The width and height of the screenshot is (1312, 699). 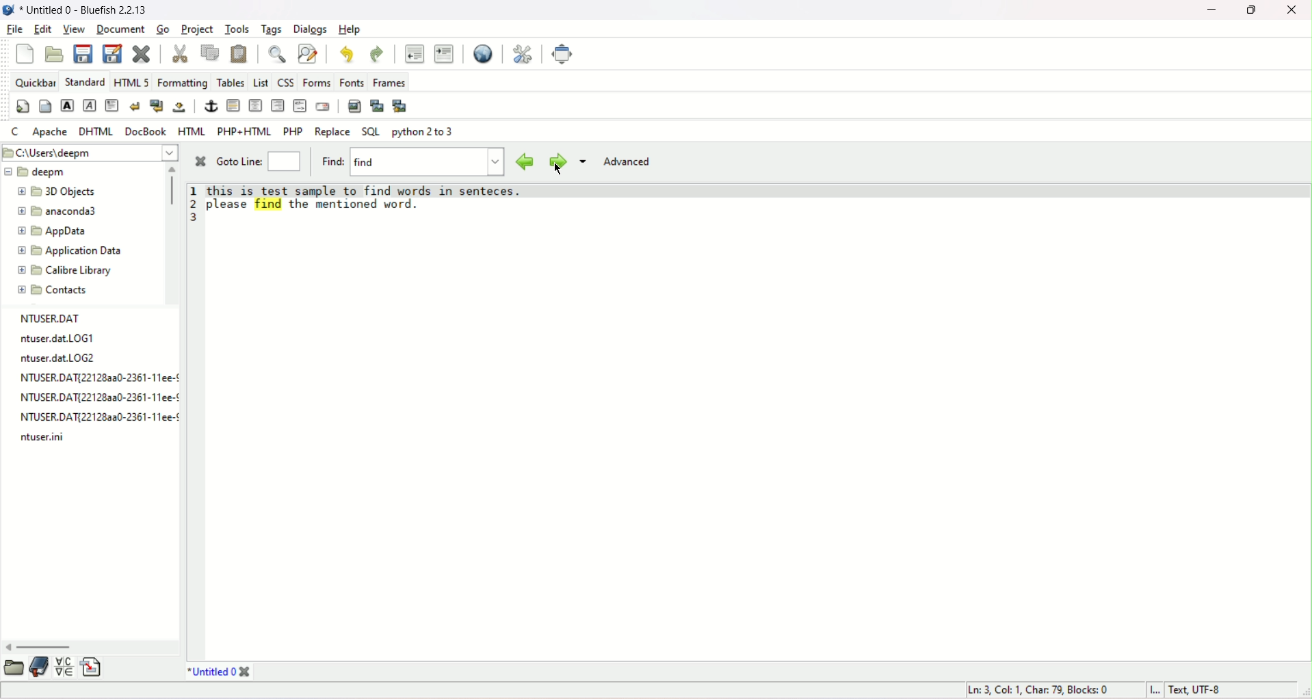 What do you see at coordinates (557, 170) in the screenshot?
I see `cursor` at bounding box center [557, 170].